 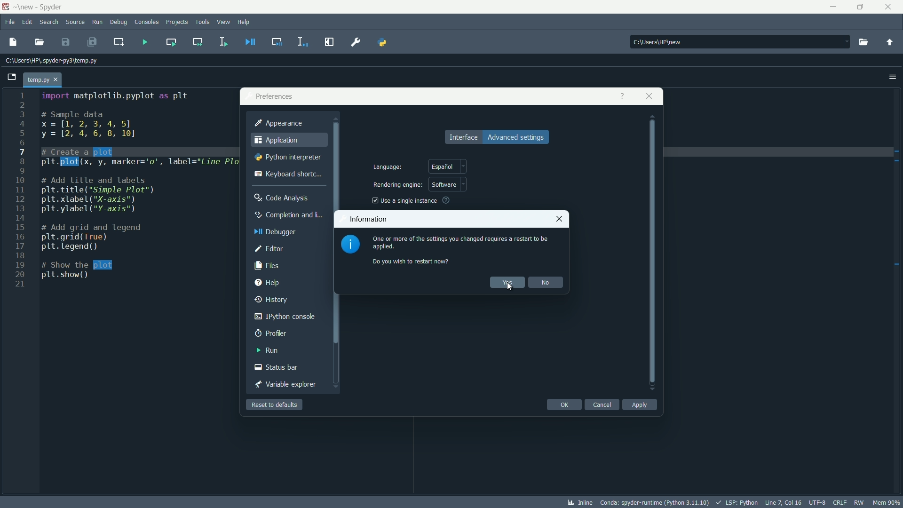 What do you see at coordinates (268, 283) in the screenshot?
I see `help` at bounding box center [268, 283].